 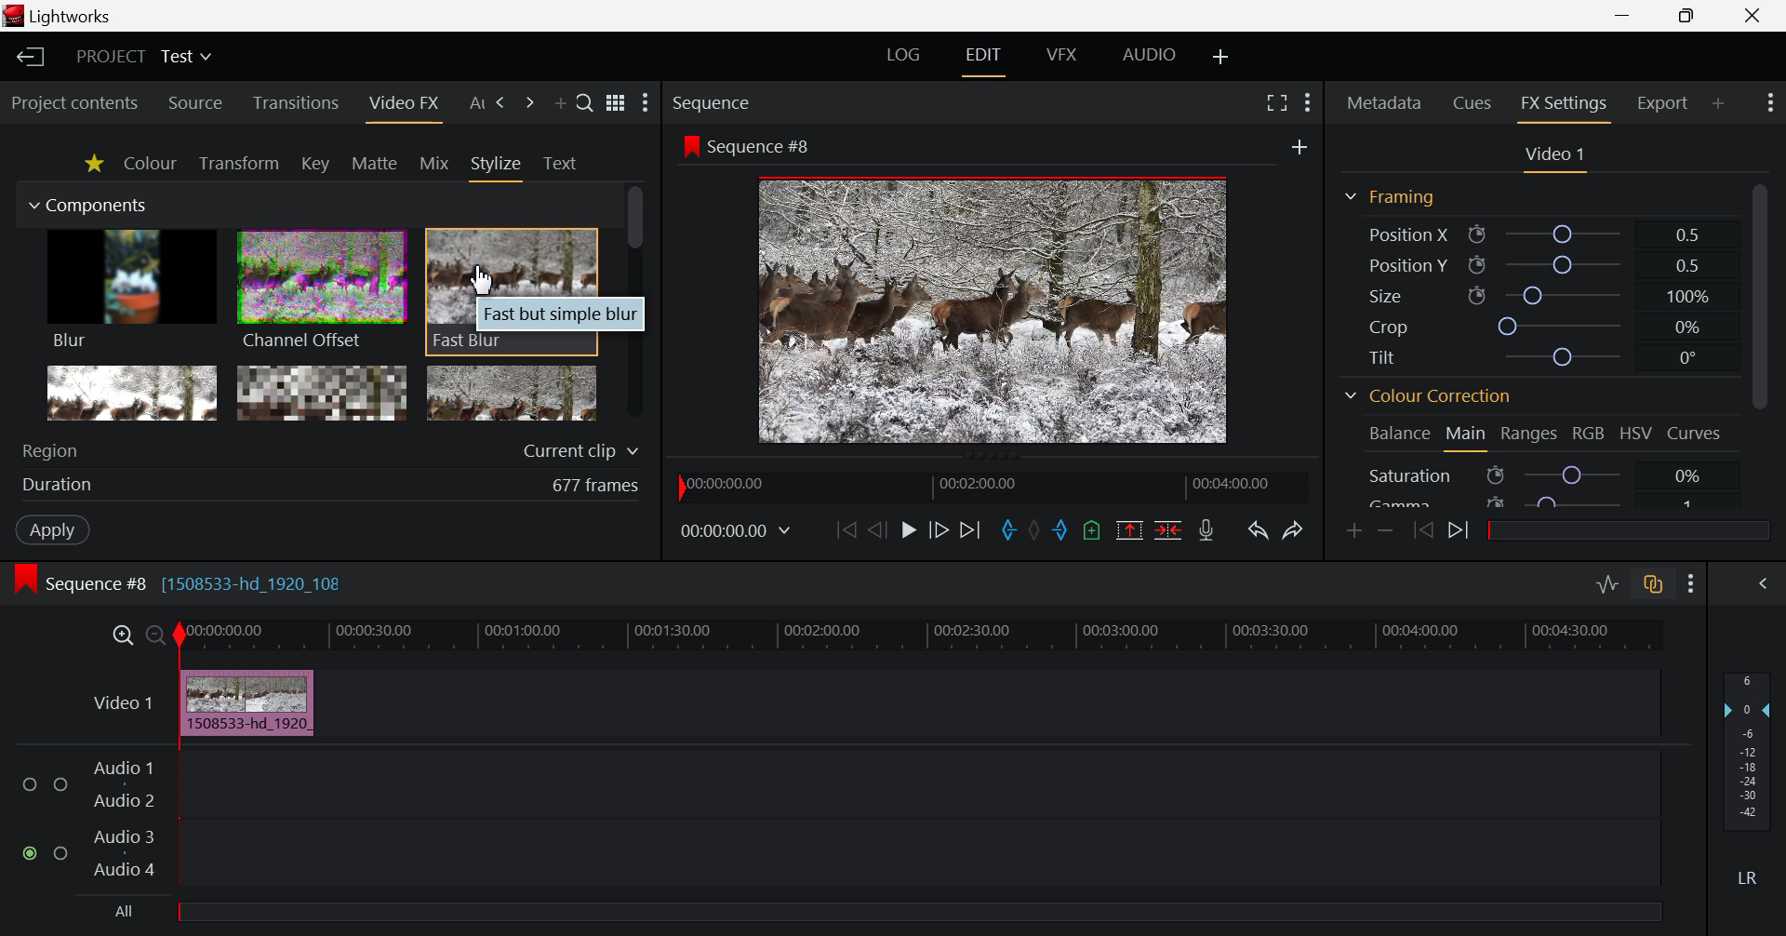 I want to click on Show Settings, so click(x=1692, y=583).